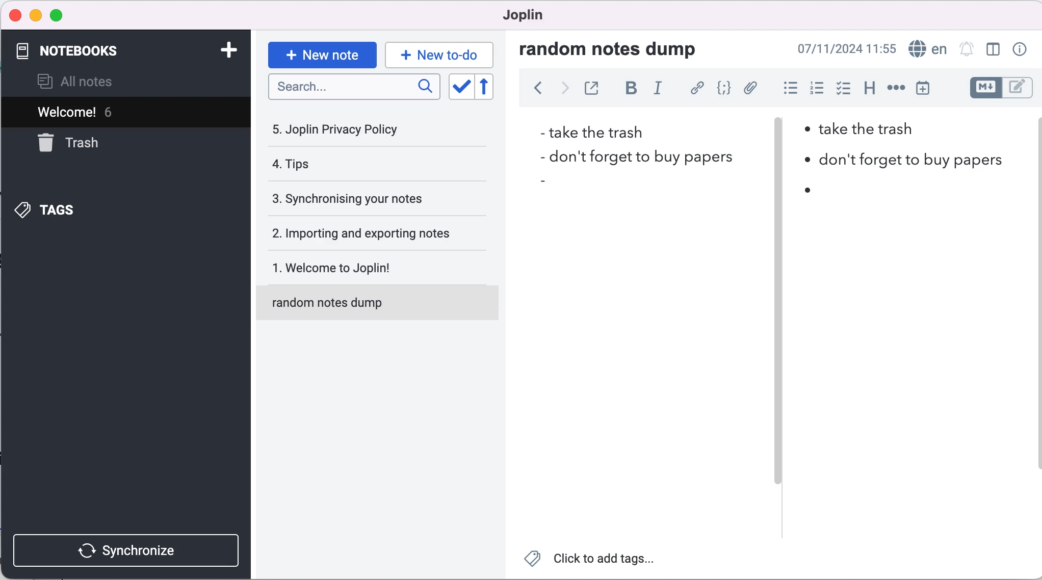 This screenshot has height=580, width=1042. Describe the element at coordinates (128, 548) in the screenshot. I see `synchronize` at that location.